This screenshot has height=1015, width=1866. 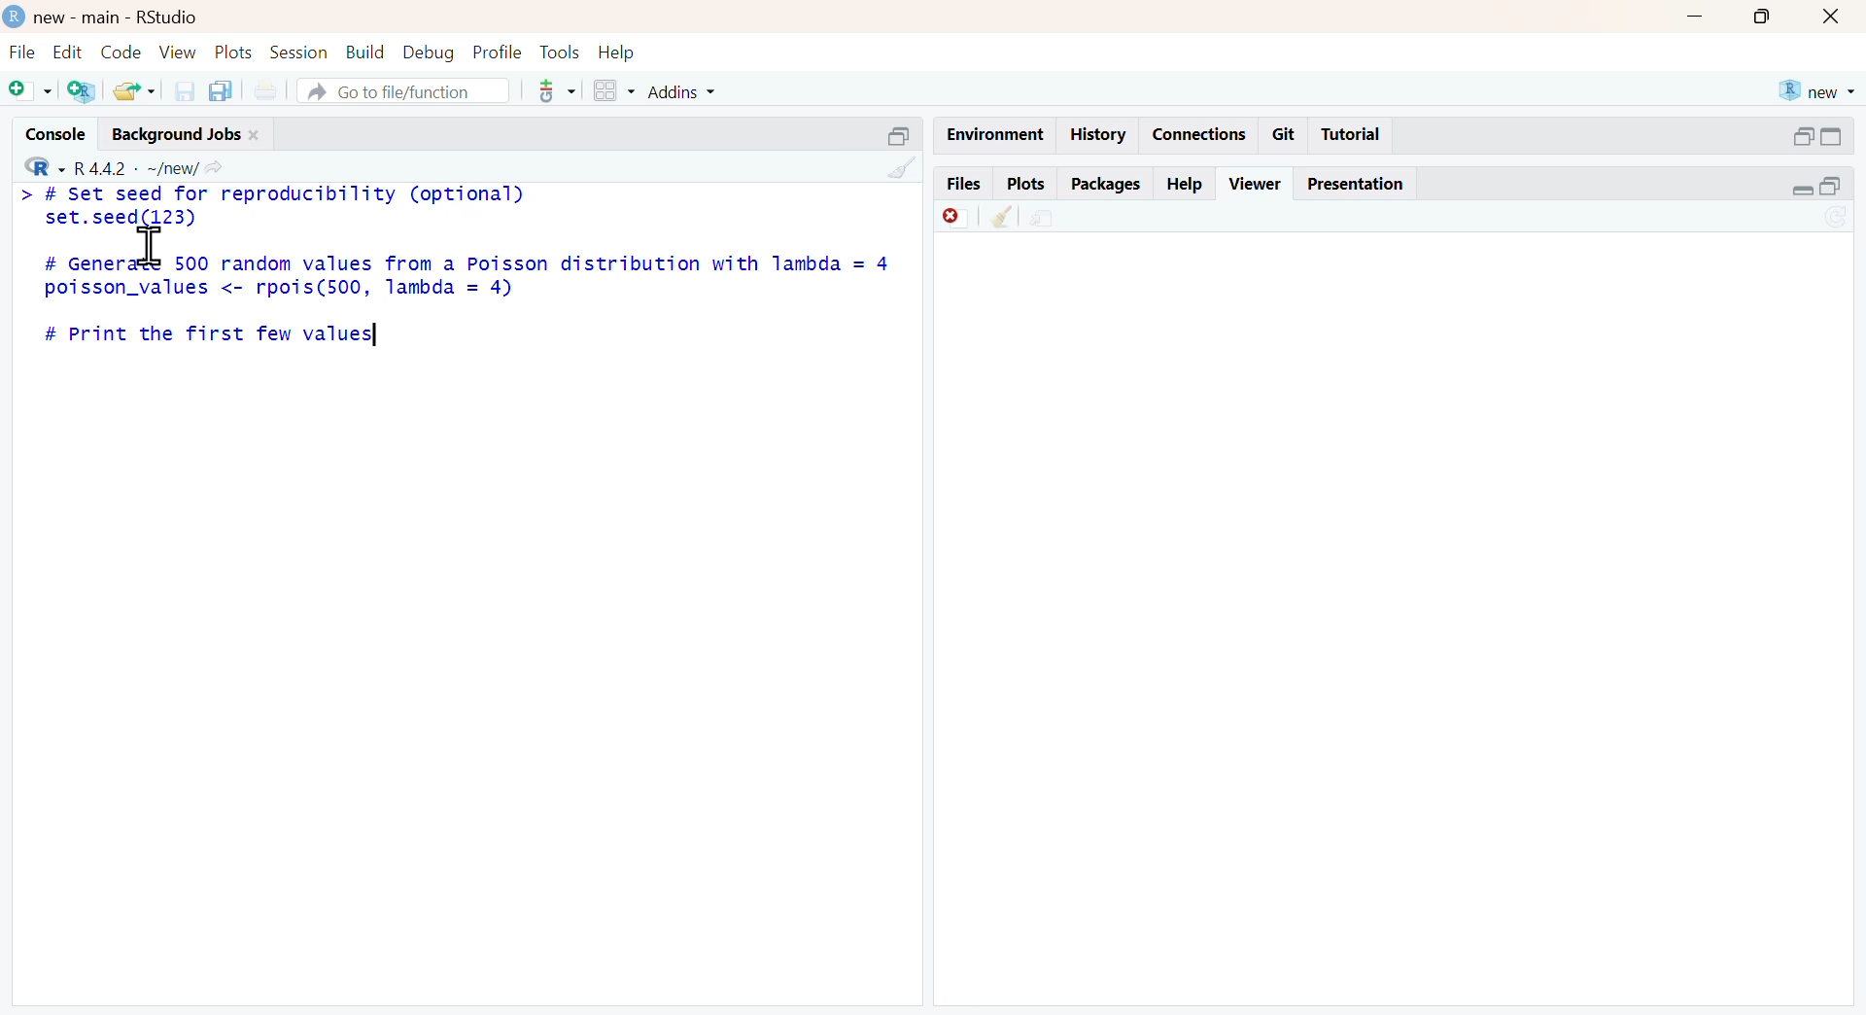 What do you see at coordinates (1041, 218) in the screenshot?
I see `share` at bounding box center [1041, 218].